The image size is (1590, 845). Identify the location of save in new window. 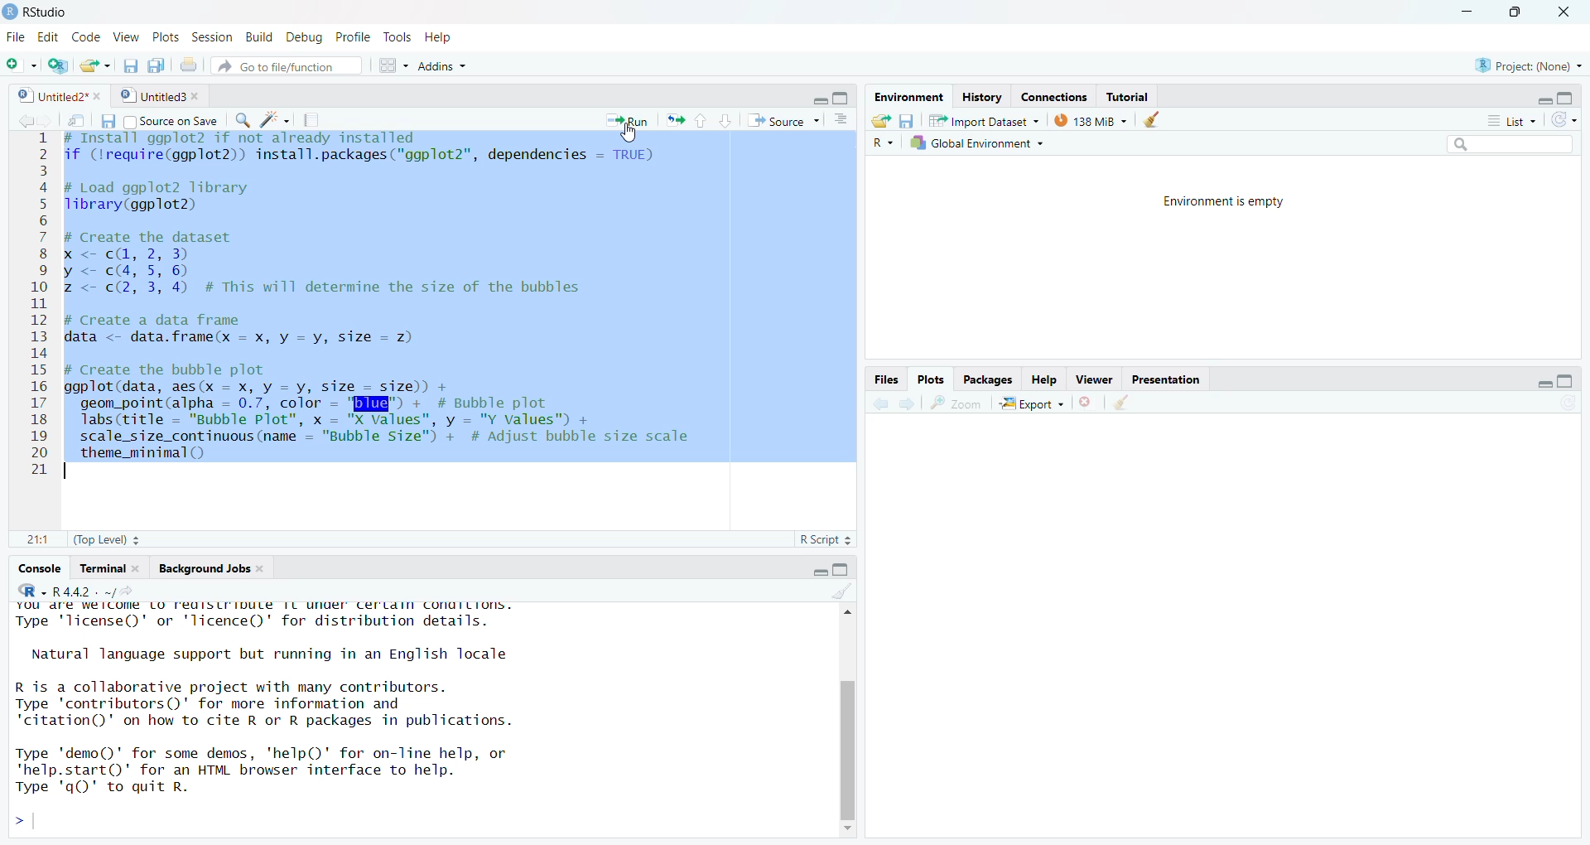
(70, 117).